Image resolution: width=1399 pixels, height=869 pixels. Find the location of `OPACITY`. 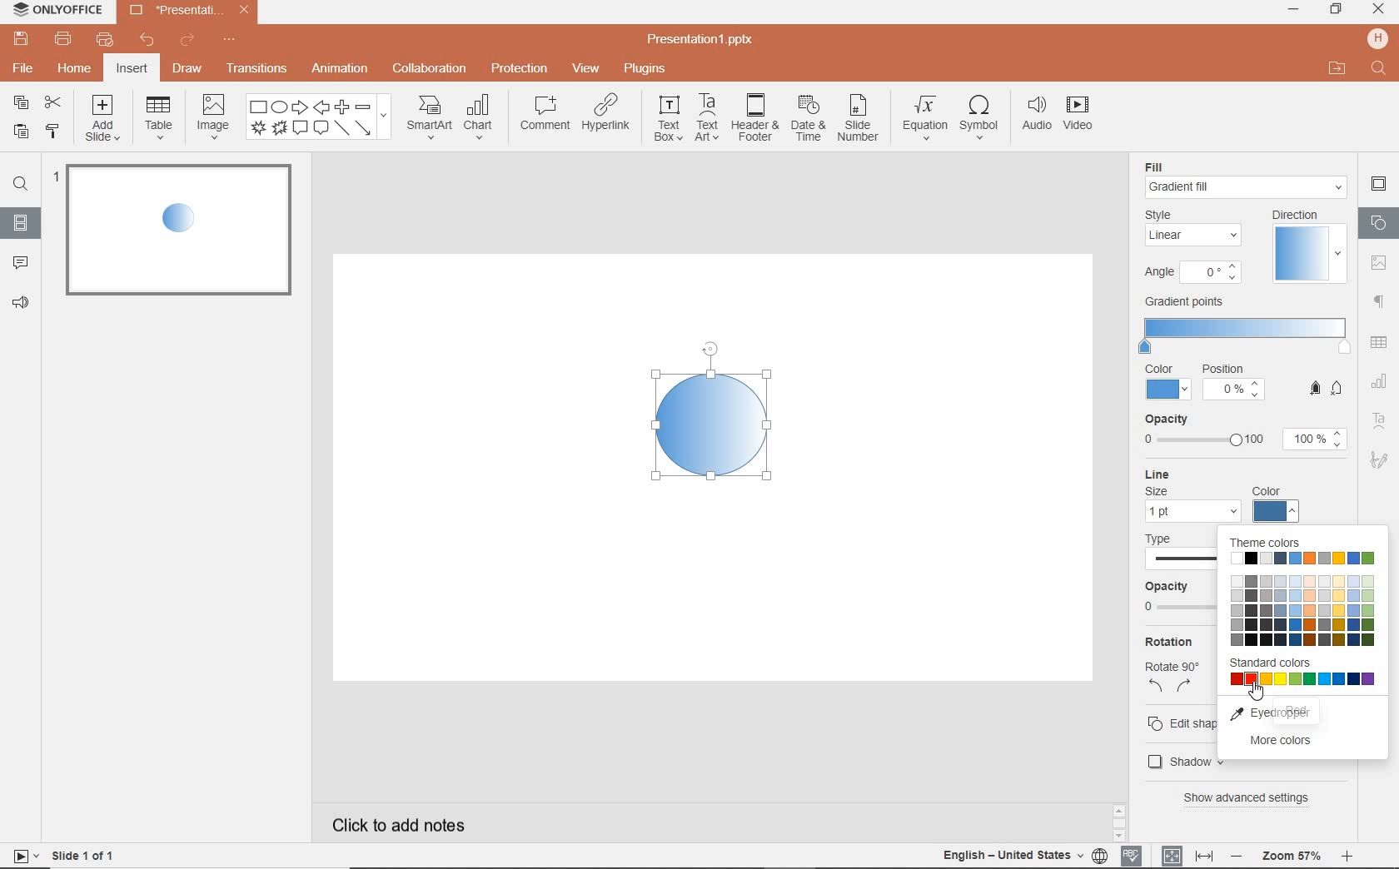

OPACITY is located at coordinates (1244, 434).